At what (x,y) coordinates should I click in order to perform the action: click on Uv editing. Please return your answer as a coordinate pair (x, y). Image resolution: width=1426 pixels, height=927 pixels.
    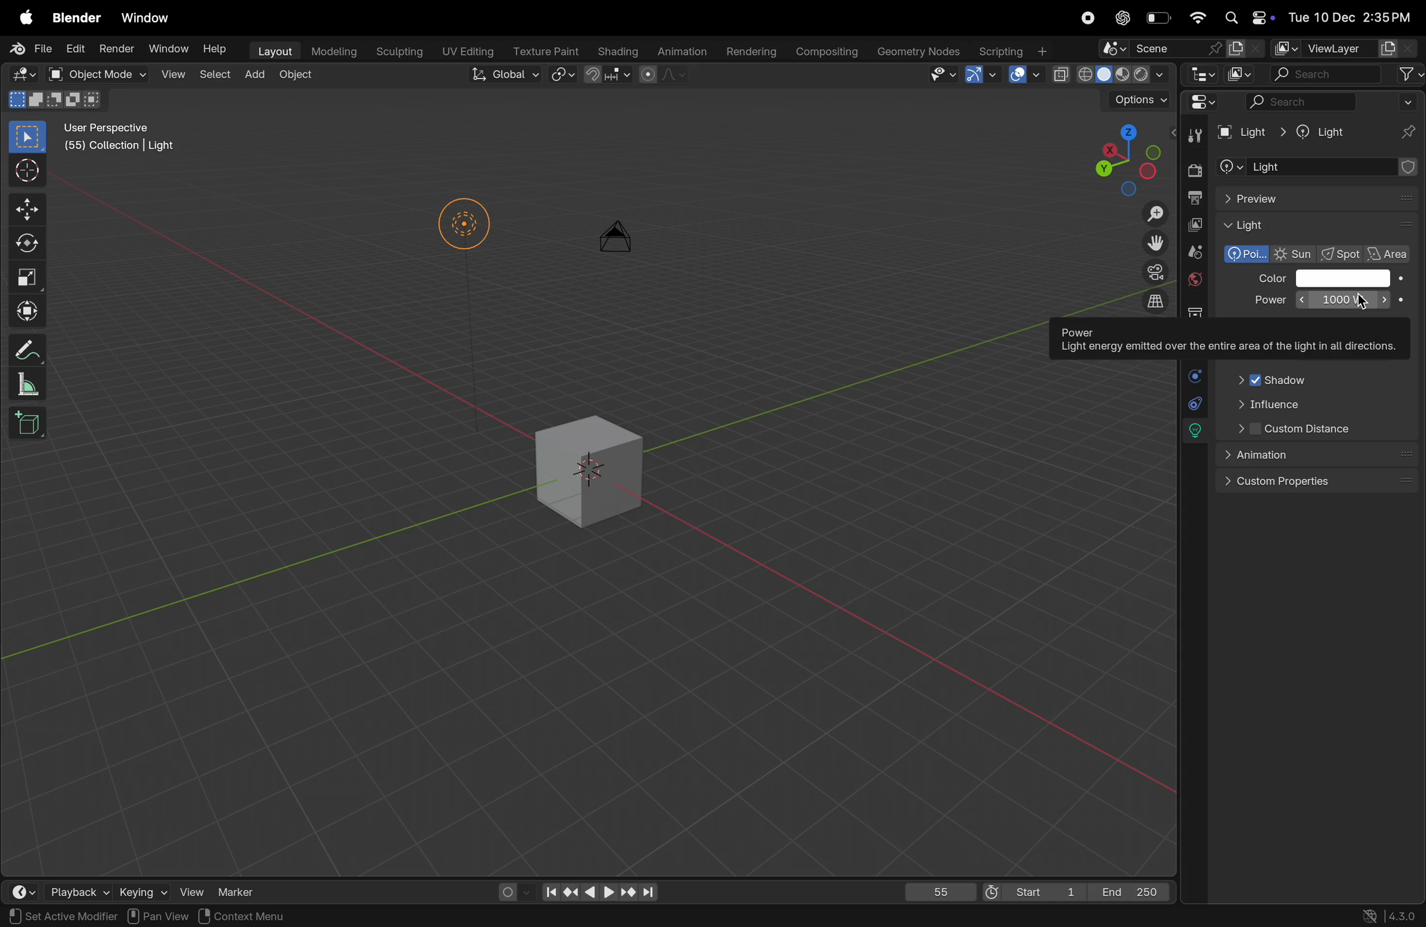
    Looking at the image, I should click on (464, 50).